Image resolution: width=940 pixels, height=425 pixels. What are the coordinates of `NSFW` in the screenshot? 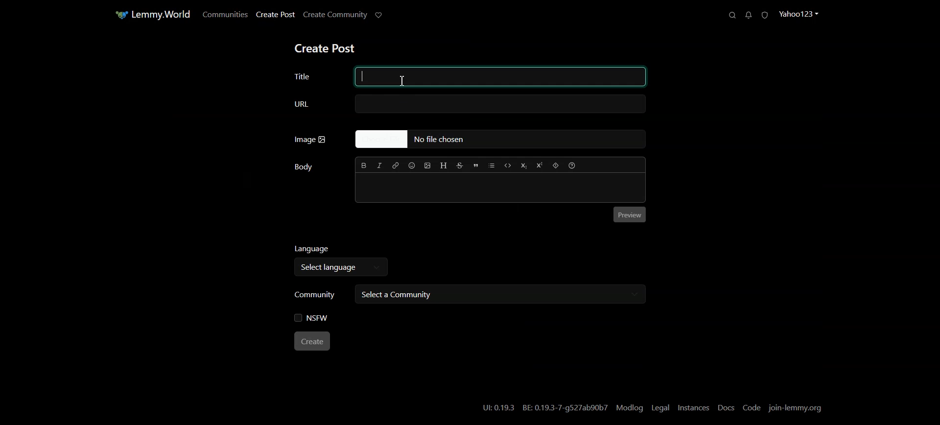 It's located at (312, 318).